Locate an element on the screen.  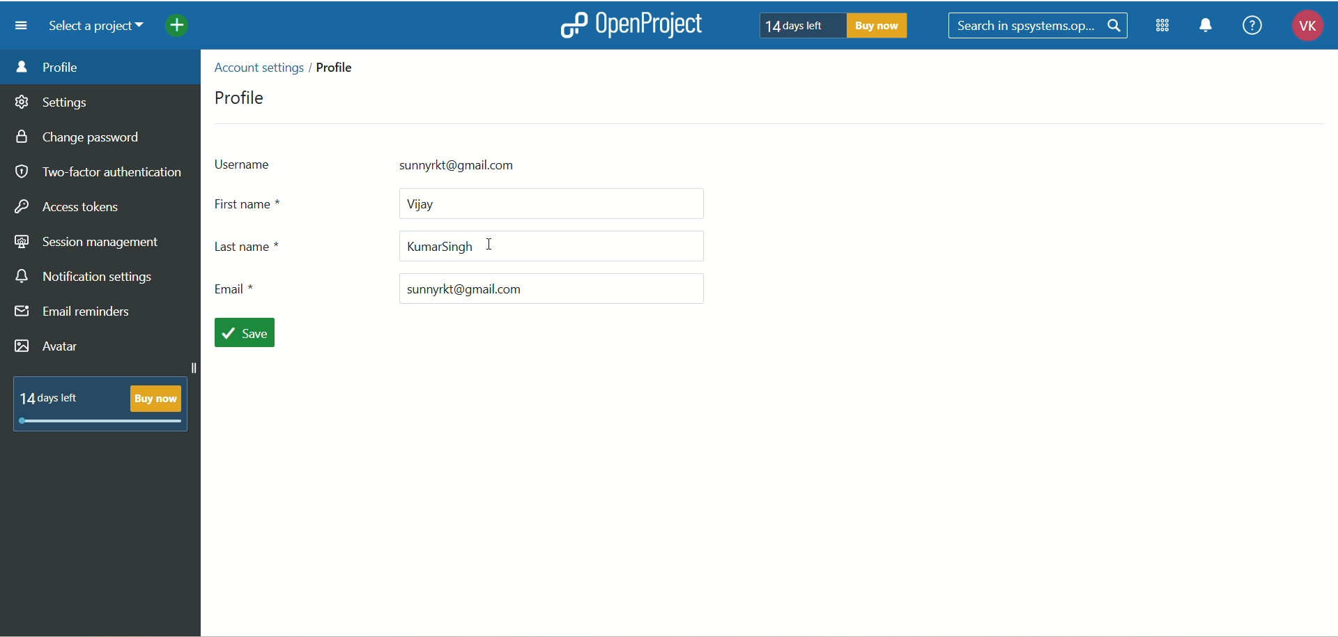
notification is located at coordinates (1211, 28).